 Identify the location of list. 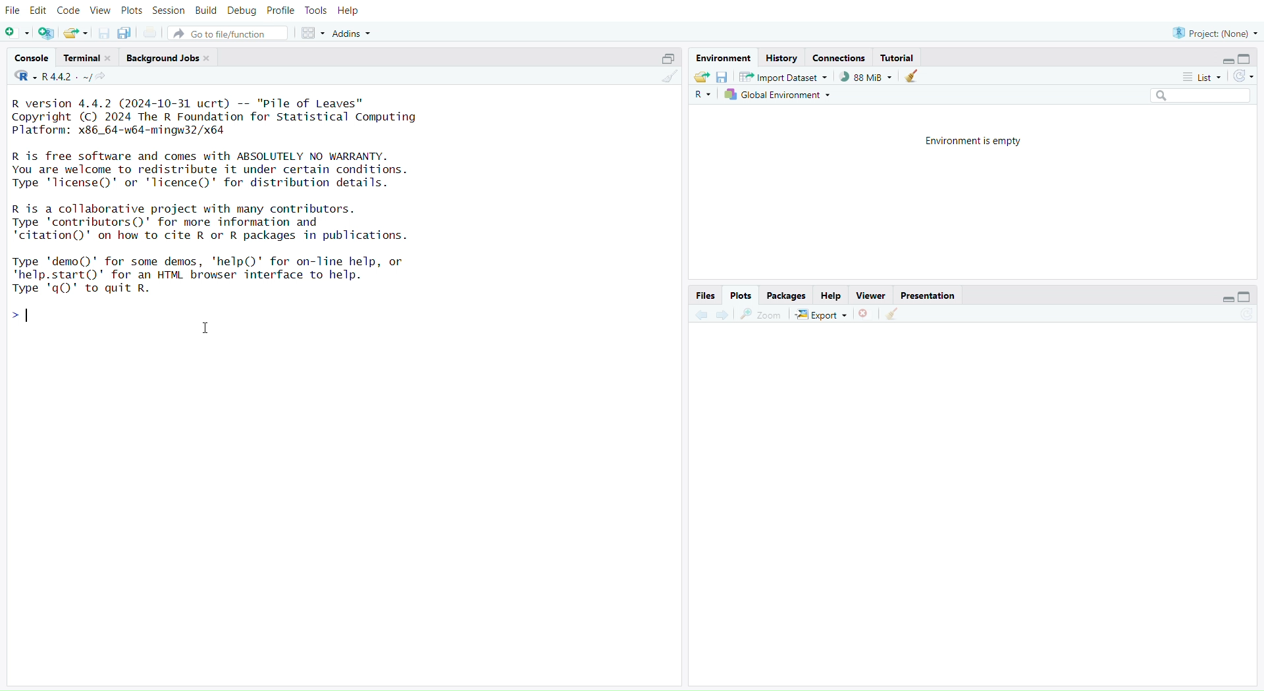
(1196, 77).